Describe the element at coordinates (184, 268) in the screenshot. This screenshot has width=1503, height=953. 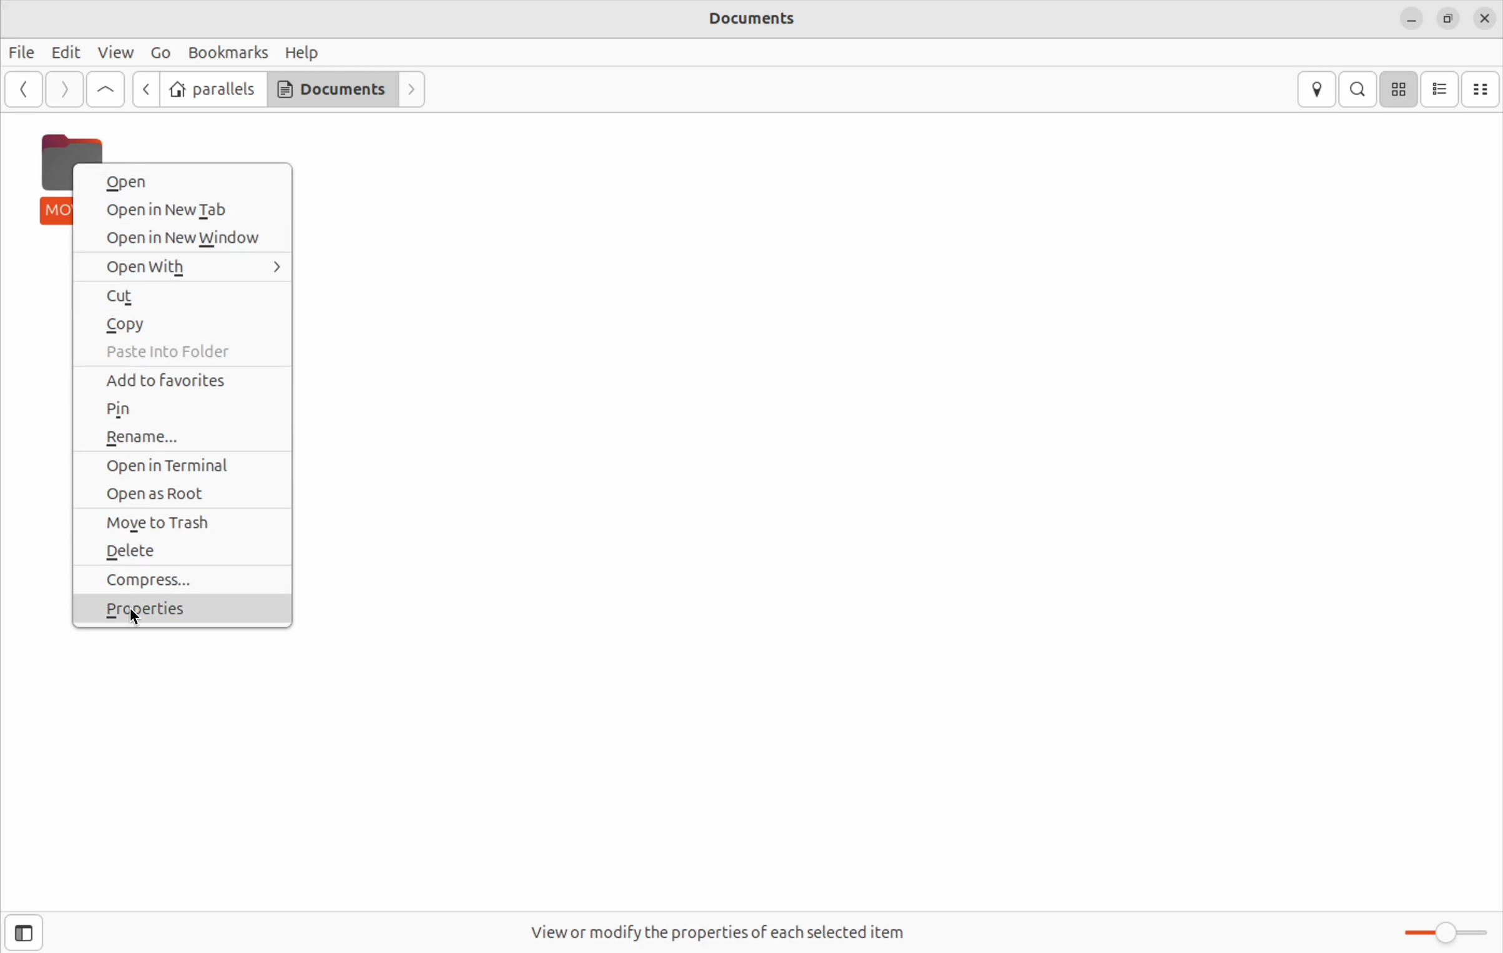
I see `Open With` at that location.